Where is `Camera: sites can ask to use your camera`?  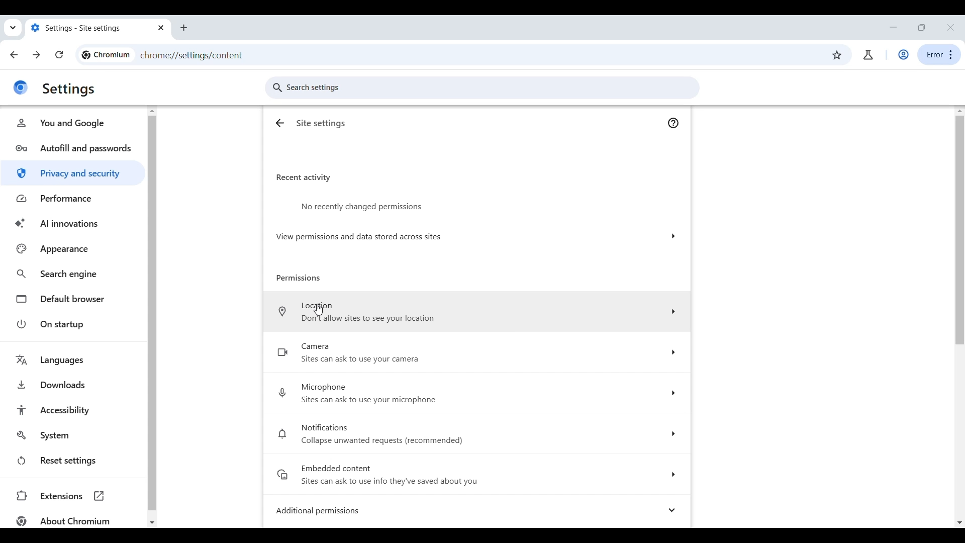 Camera: sites can ask to use your camera is located at coordinates (475, 353).